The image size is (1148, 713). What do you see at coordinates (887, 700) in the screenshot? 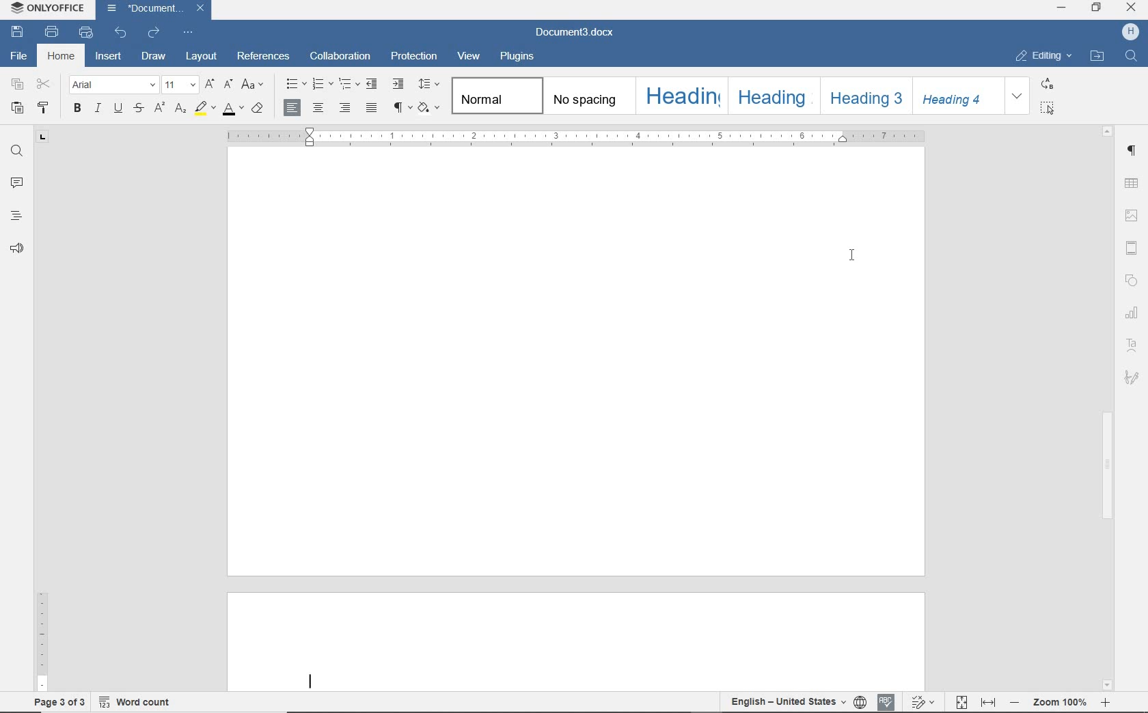
I see `Spell check` at bounding box center [887, 700].